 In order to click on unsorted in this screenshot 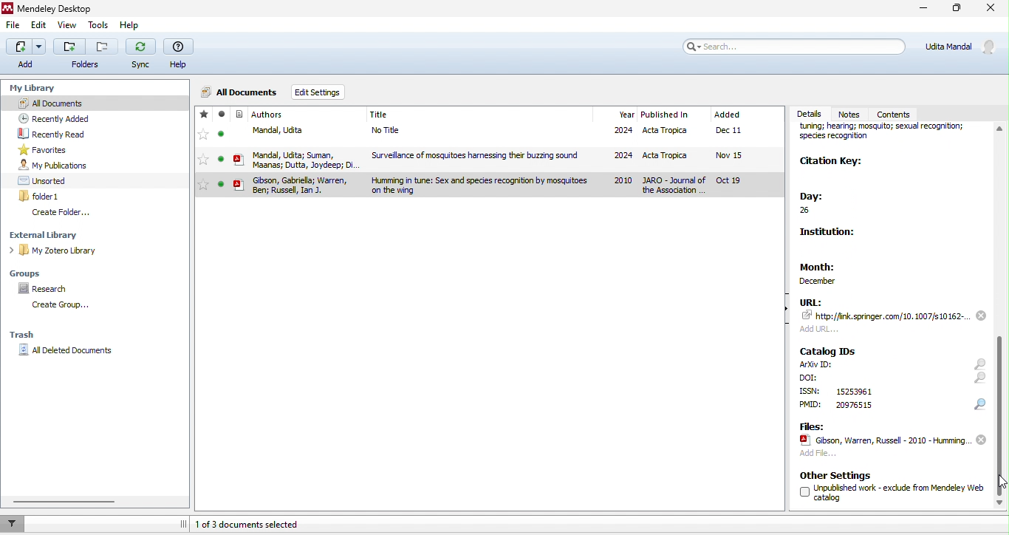, I will do `click(44, 180)`.